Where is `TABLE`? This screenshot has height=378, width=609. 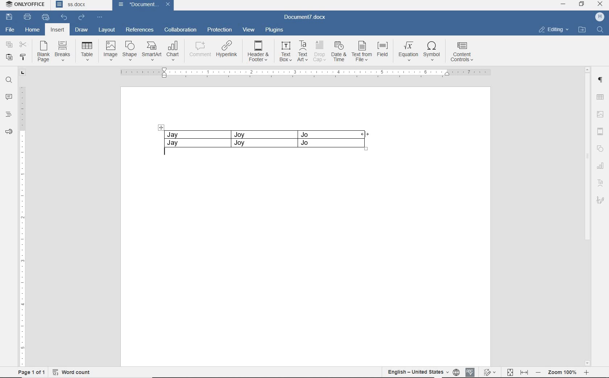
TABLE is located at coordinates (600, 96).